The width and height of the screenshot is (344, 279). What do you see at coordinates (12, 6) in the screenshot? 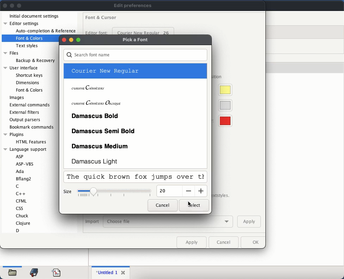
I see `minimize` at bounding box center [12, 6].